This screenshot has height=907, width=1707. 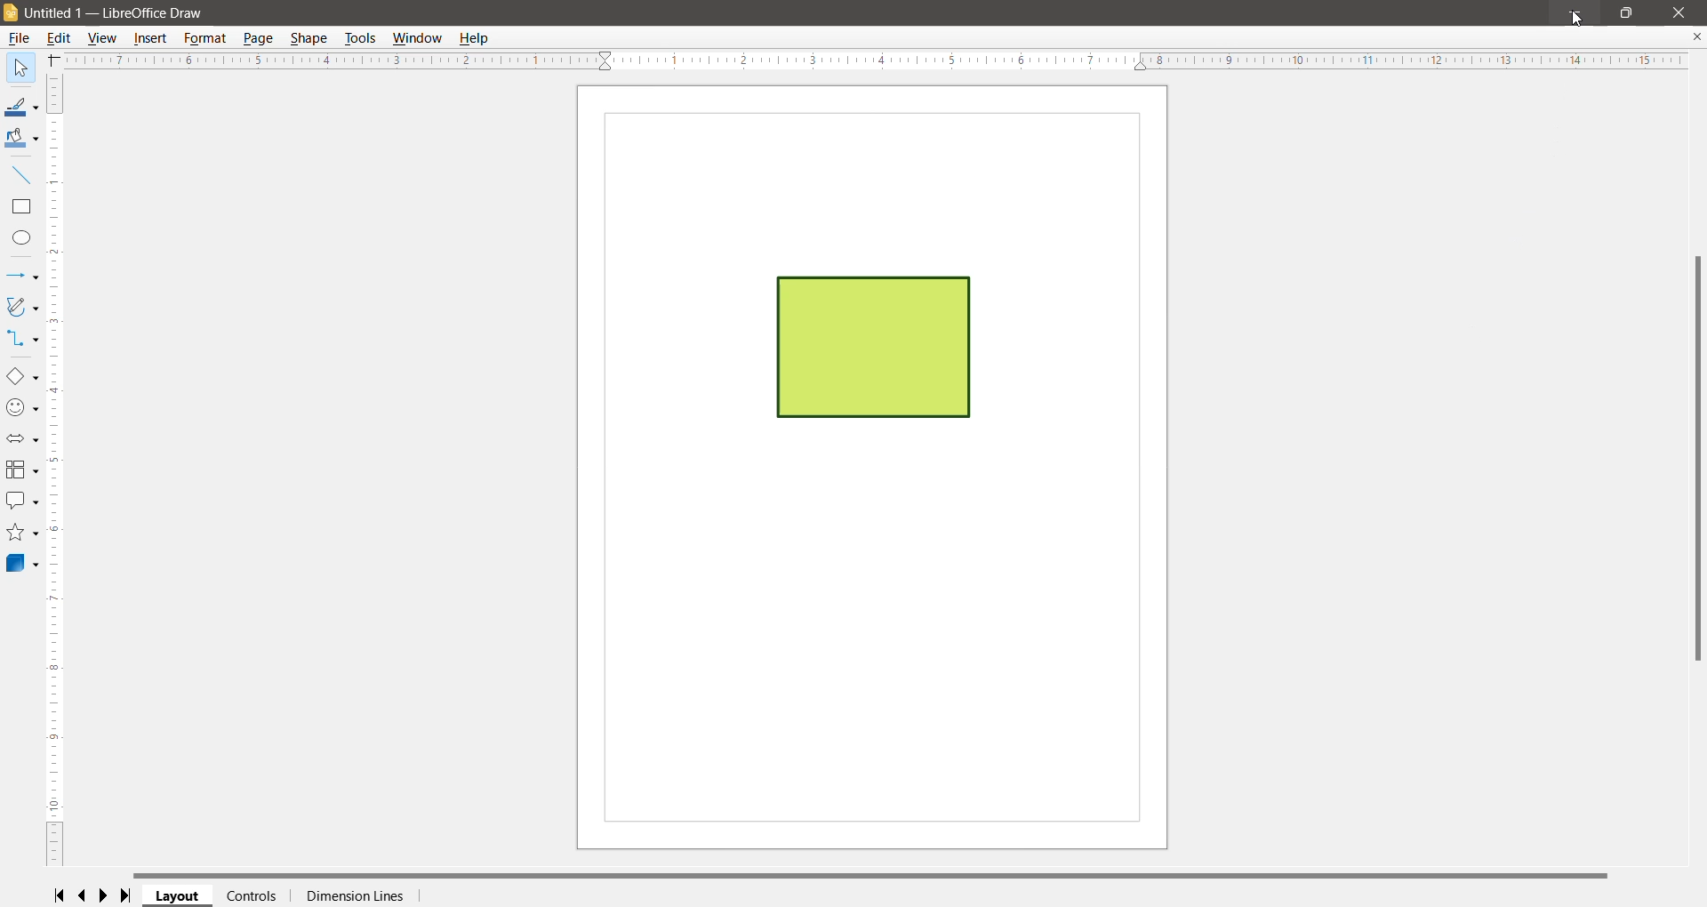 I want to click on Close Document, so click(x=1696, y=37).